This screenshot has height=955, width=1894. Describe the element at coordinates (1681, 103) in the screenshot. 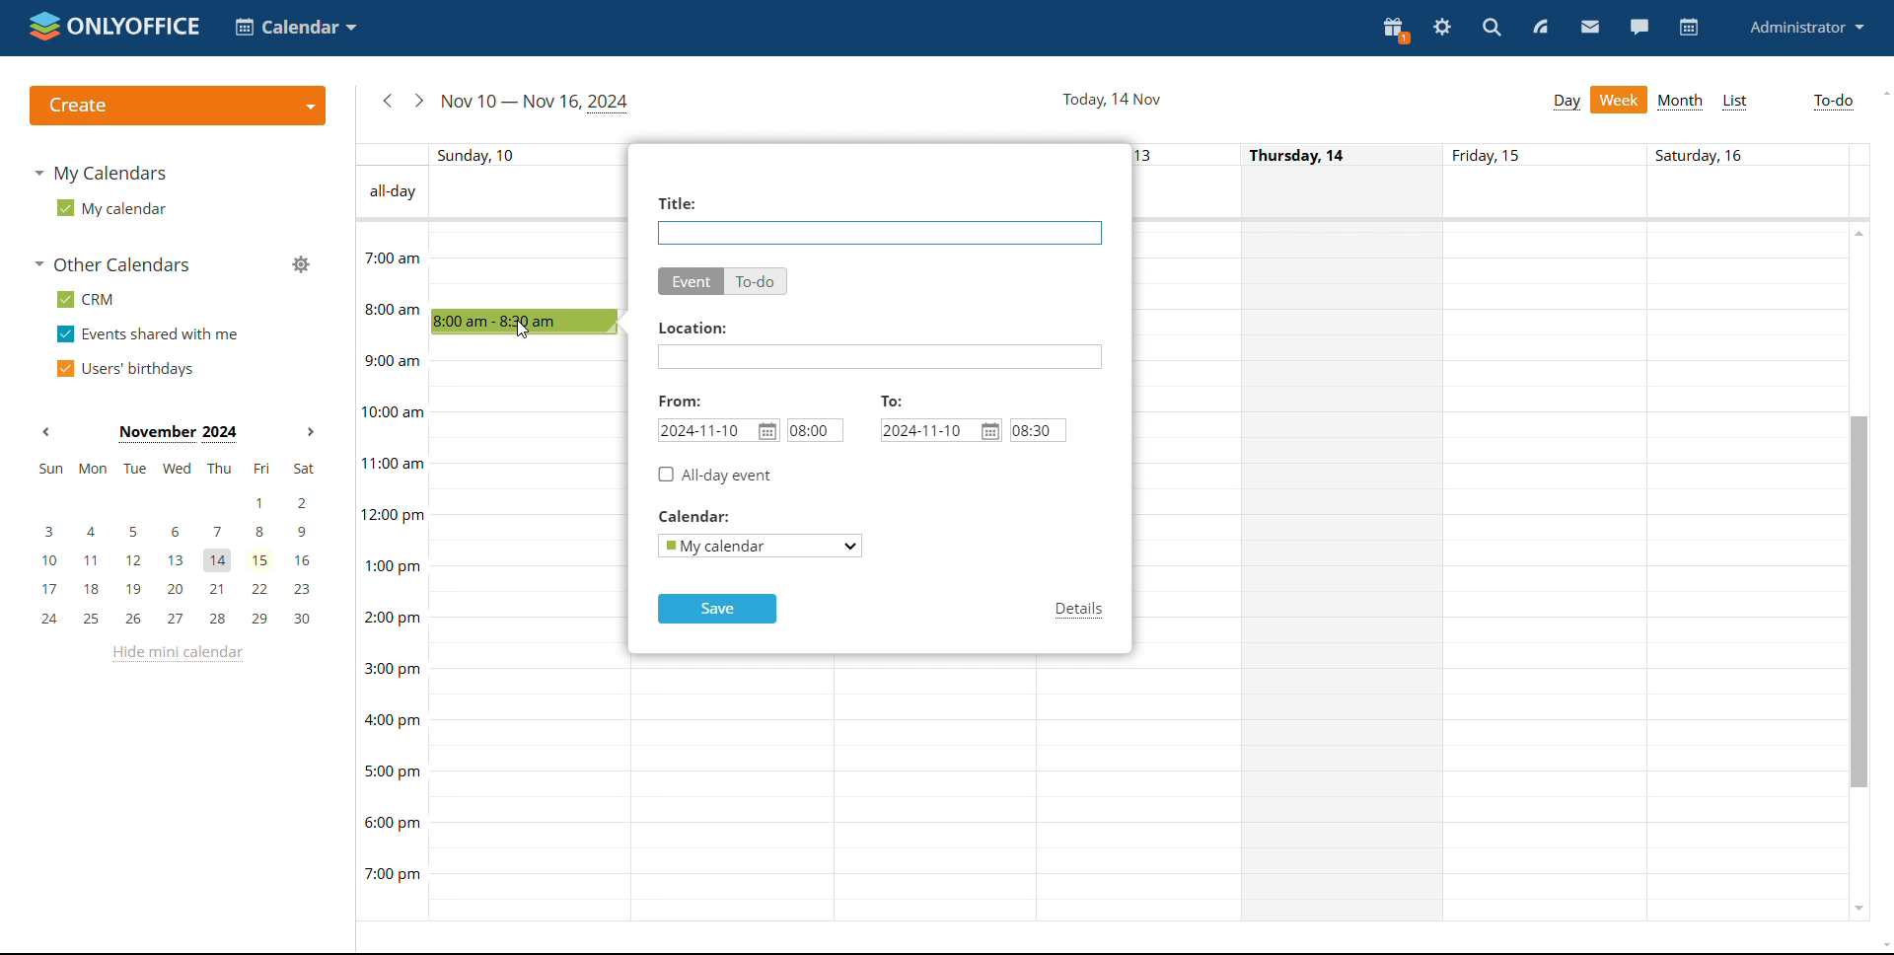

I see `month view` at that location.